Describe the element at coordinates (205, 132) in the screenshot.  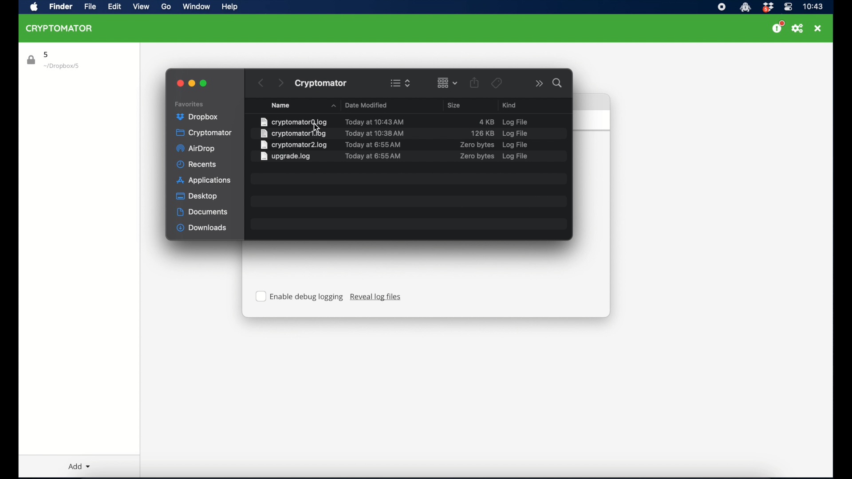
I see `cryptomator` at that location.